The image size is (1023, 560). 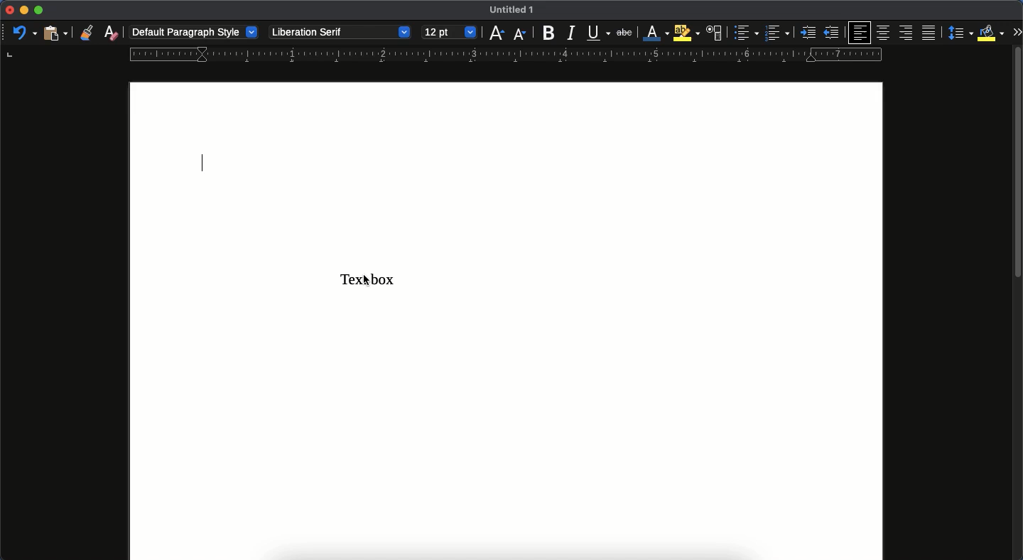 What do you see at coordinates (687, 33) in the screenshot?
I see `highlight color` at bounding box center [687, 33].